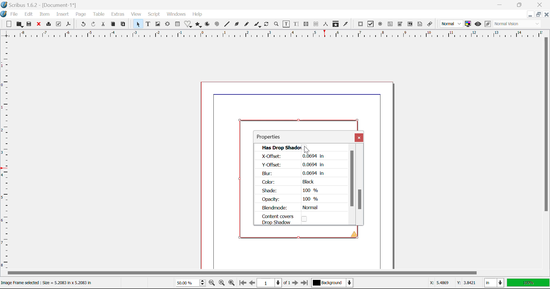  What do you see at coordinates (30, 25) in the screenshot?
I see `Save` at bounding box center [30, 25].